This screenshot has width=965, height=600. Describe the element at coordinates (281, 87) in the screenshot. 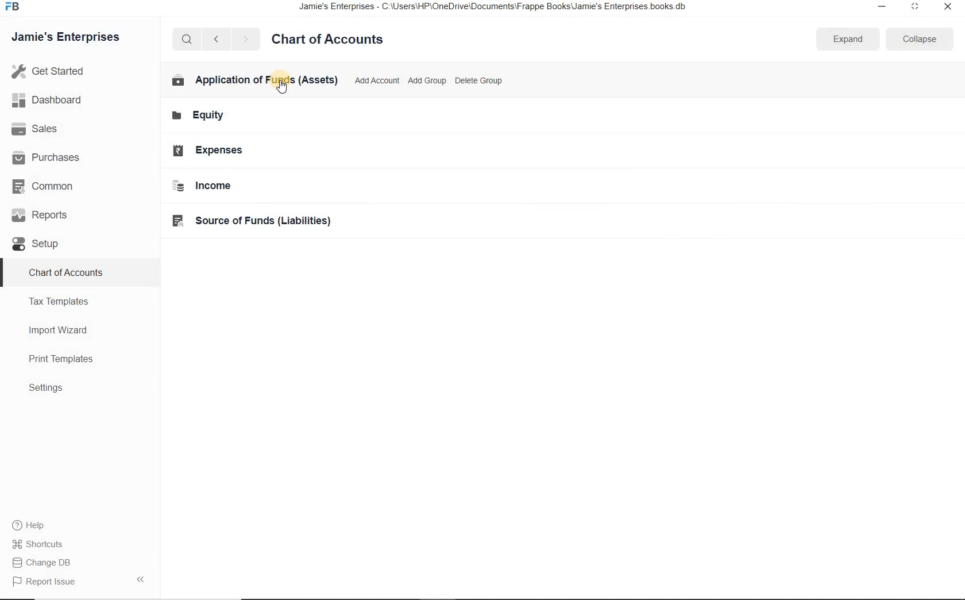

I see `cursor` at that location.